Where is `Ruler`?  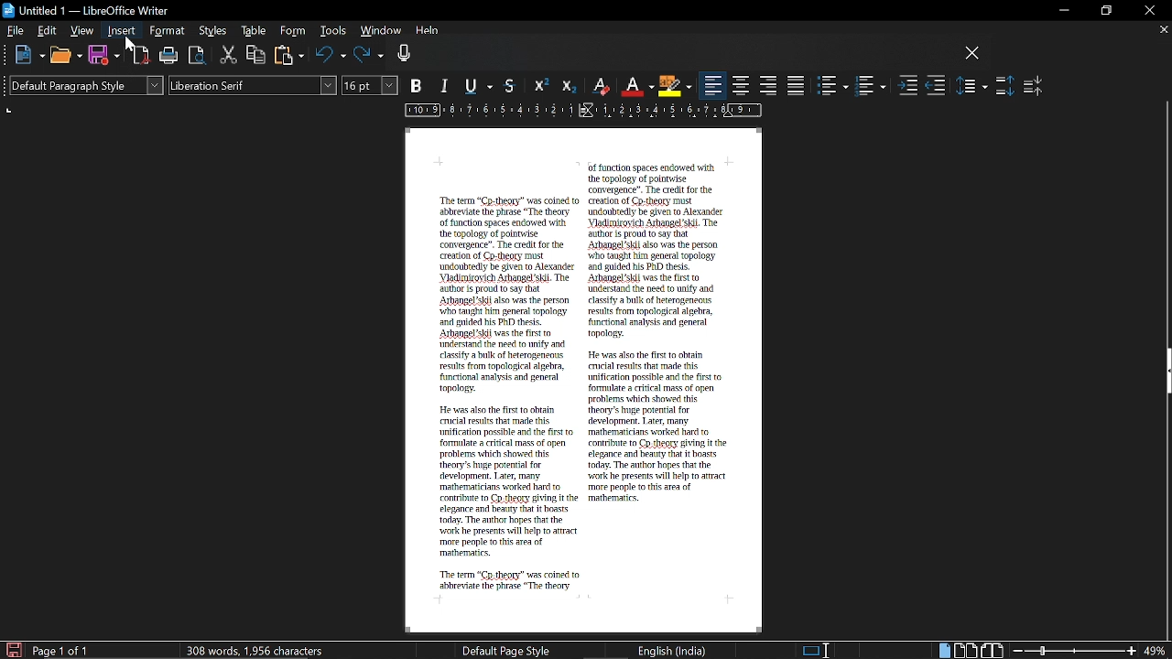
Ruler is located at coordinates (580, 112).